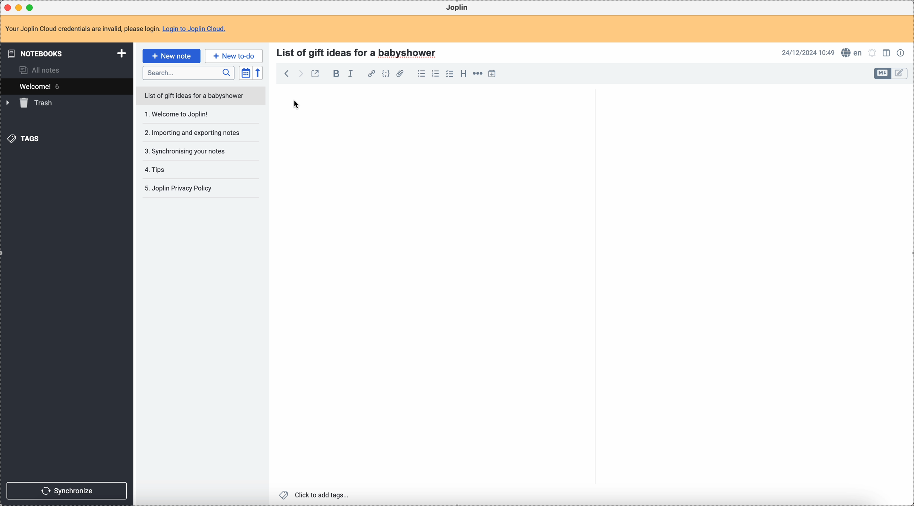 Image resolution: width=914 pixels, height=506 pixels. I want to click on toggle sort order field, so click(245, 73).